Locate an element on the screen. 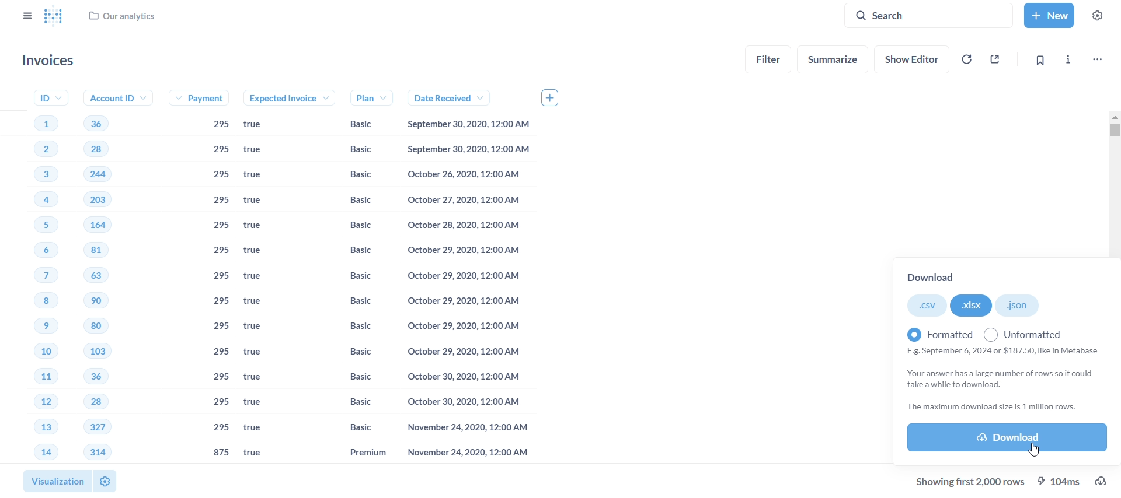 This screenshot has width=1121, height=498. 4 is located at coordinates (38, 201).